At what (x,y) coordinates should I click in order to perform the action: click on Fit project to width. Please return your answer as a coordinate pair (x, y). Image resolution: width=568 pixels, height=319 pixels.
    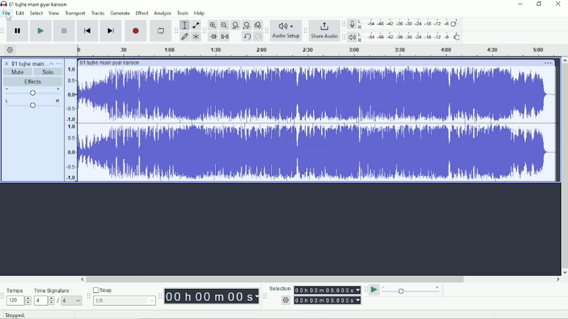
    Looking at the image, I should click on (247, 25).